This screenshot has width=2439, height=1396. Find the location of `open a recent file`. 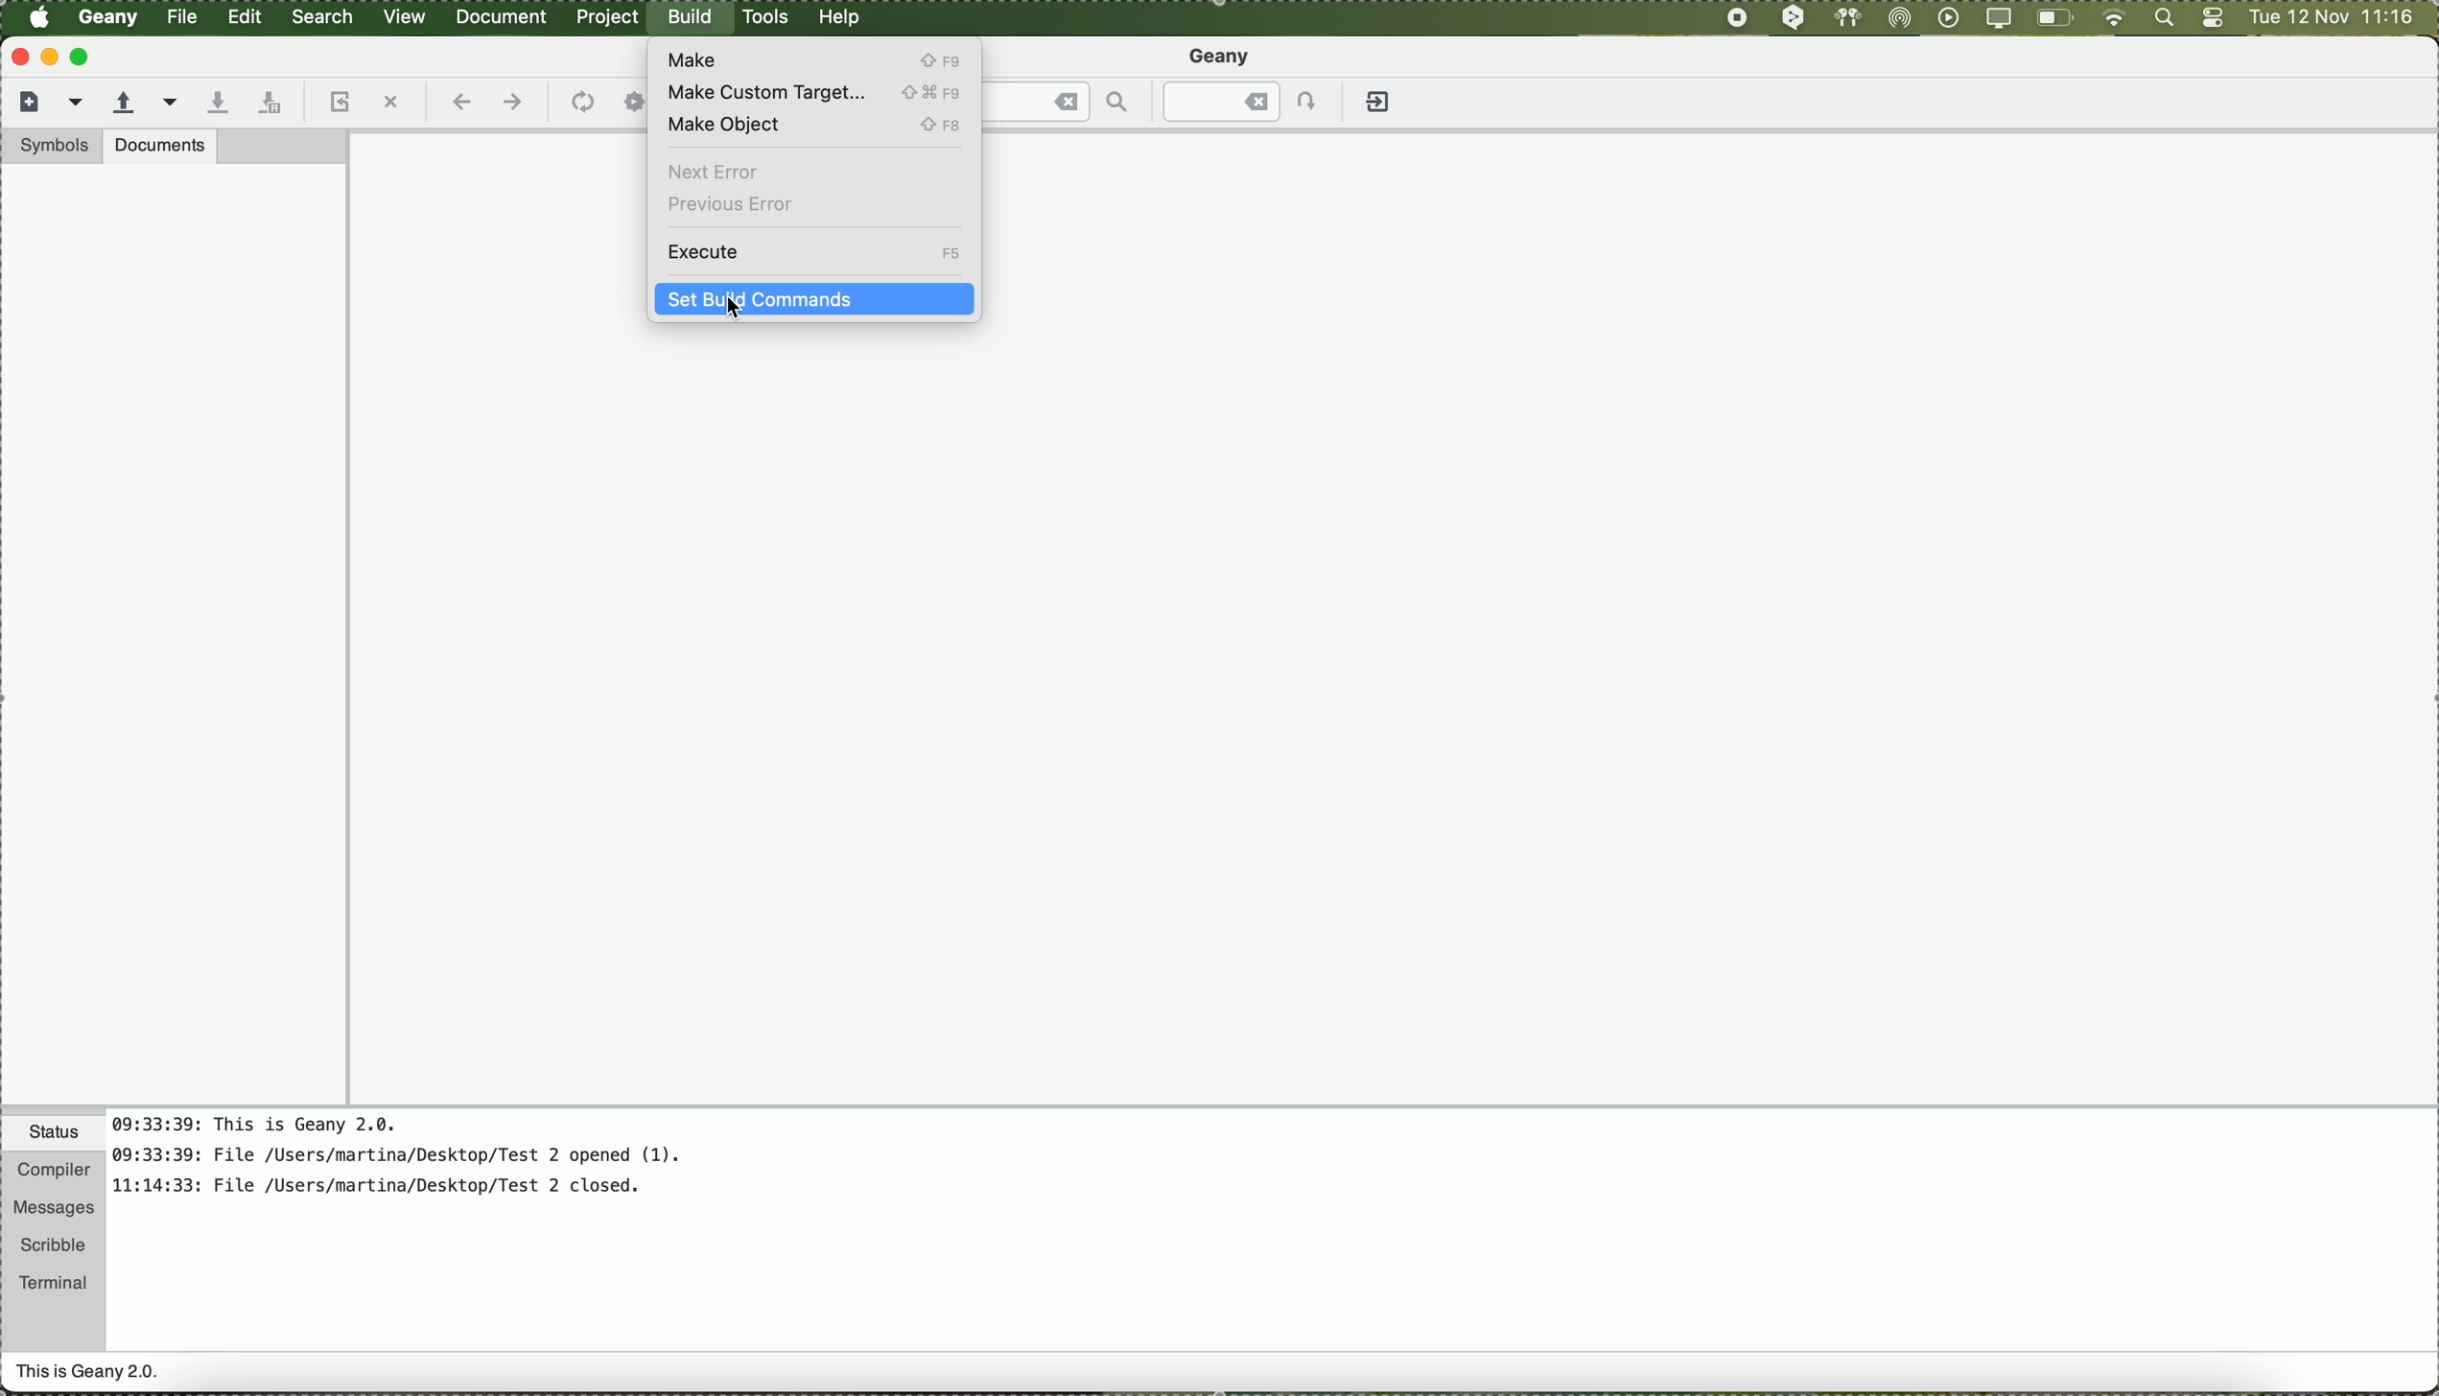

open a recent file is located at coordinates (172, 102).